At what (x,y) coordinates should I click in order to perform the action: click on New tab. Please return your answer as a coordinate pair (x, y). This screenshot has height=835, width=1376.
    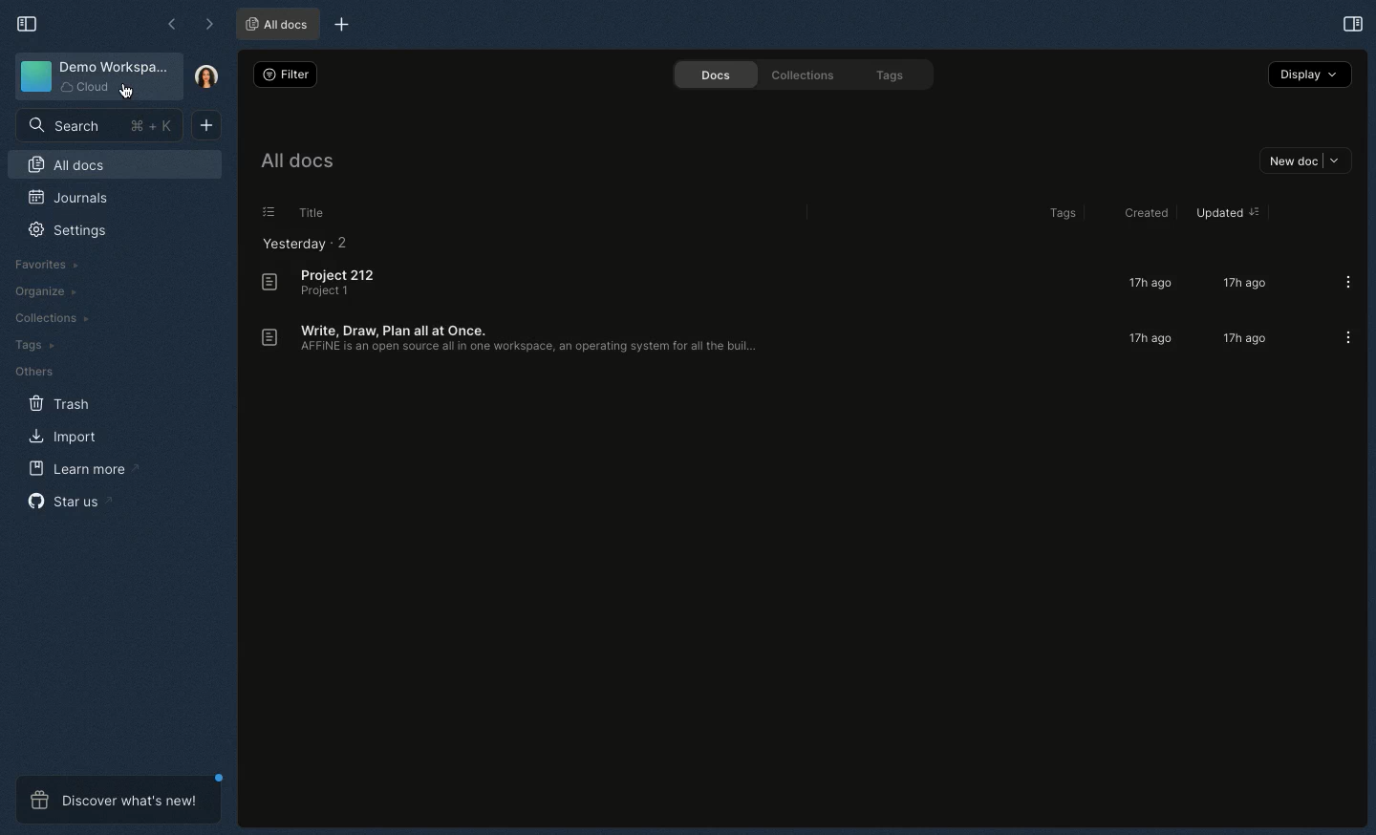
    Looking at the image, I should click on (351, 23).